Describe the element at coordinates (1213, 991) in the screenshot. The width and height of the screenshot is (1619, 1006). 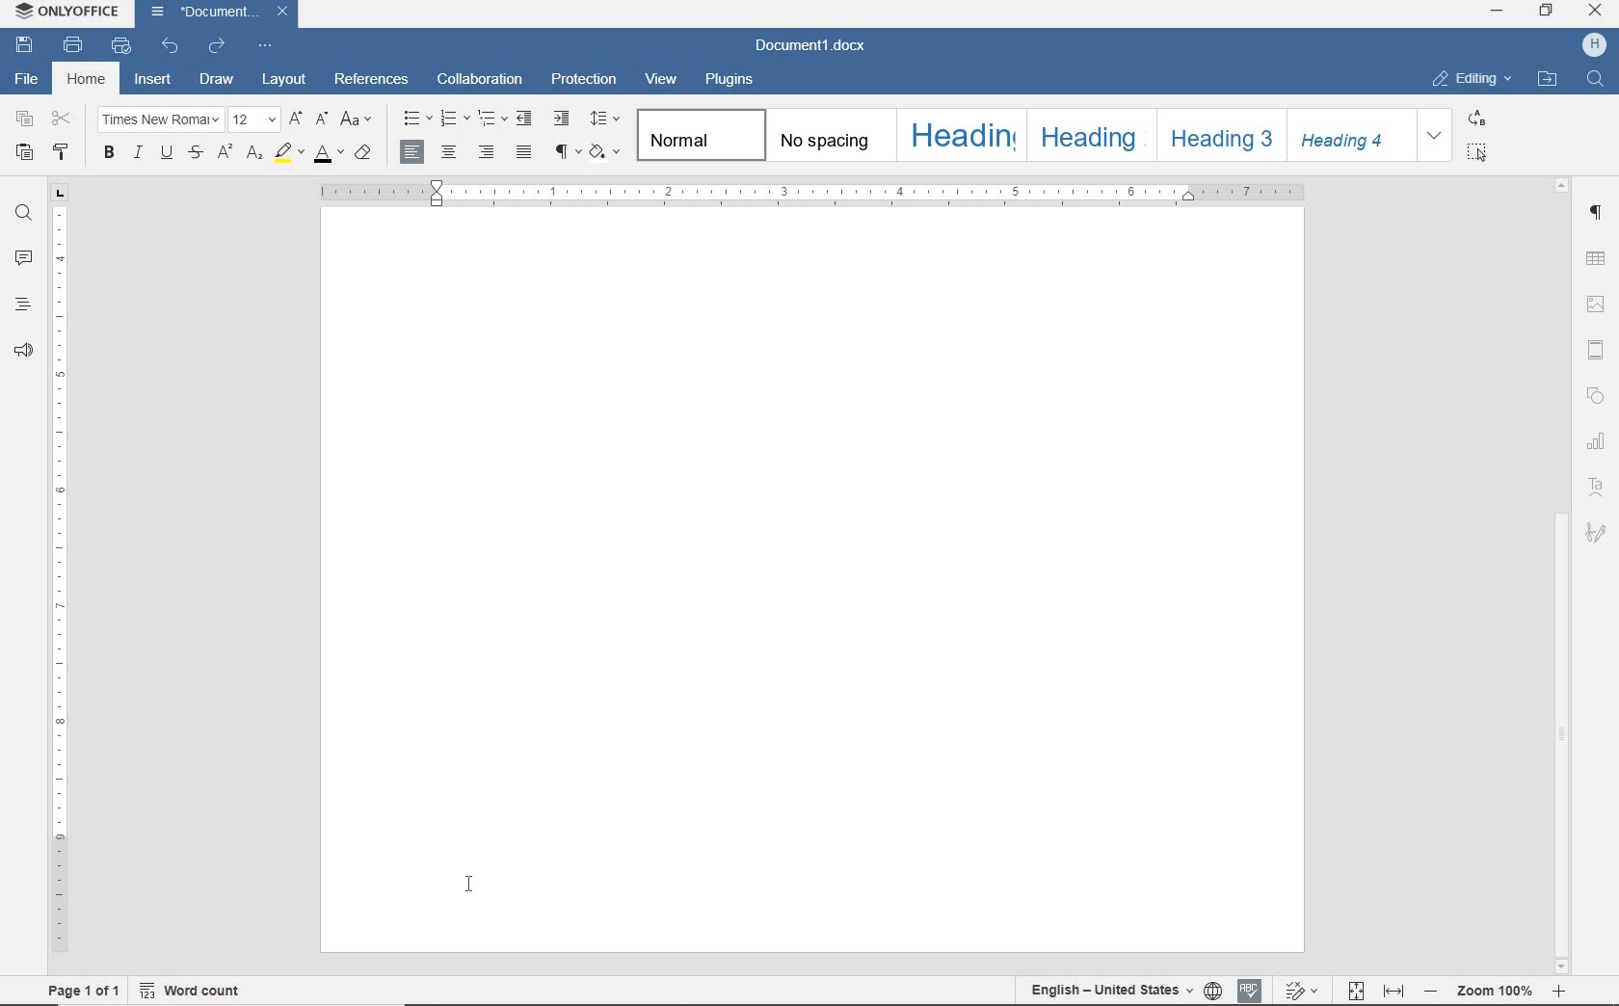
I see `set document language` at that location.